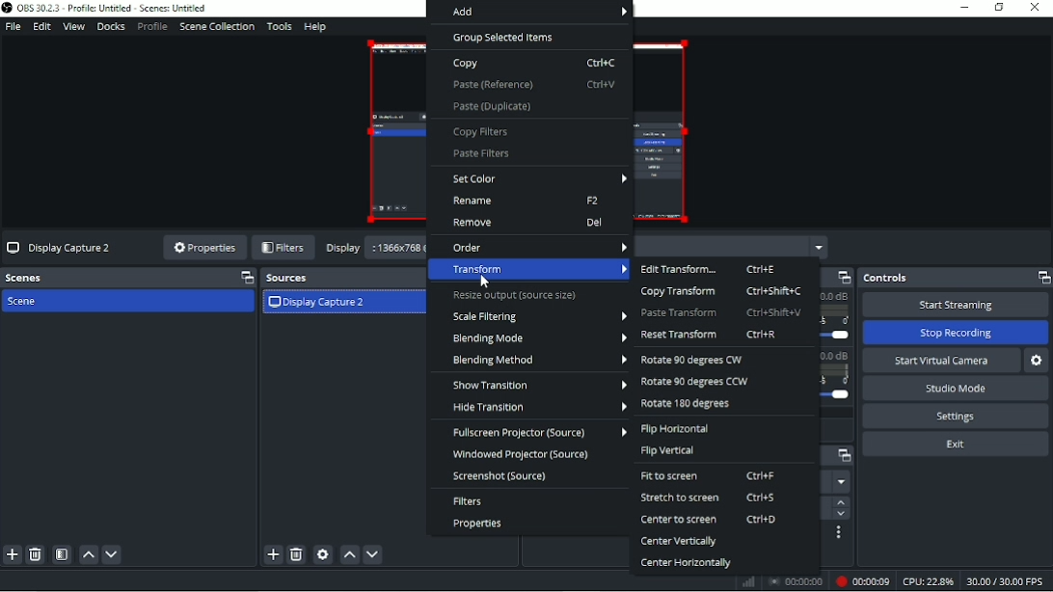  What do you see at coordinates (128, 278) in the screenshot?
I see `Scenes` at bounding box center [128, 278].